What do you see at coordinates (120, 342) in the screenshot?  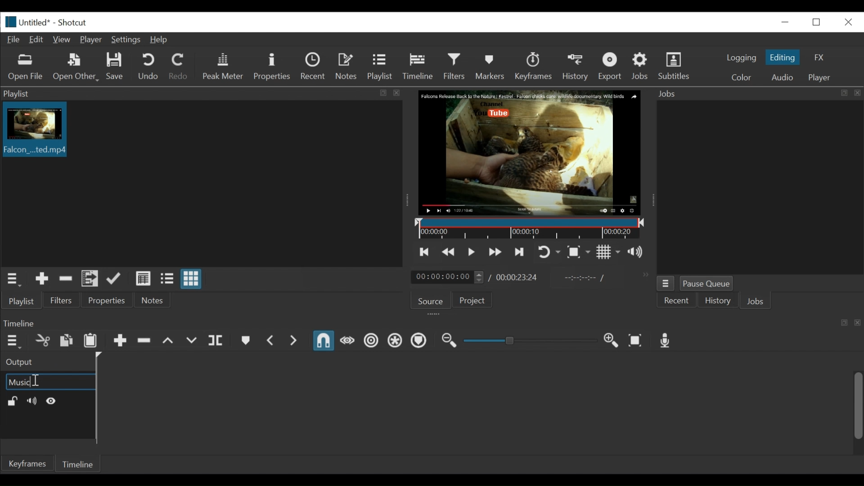 I see `Append` at bounding box center [120, 342].